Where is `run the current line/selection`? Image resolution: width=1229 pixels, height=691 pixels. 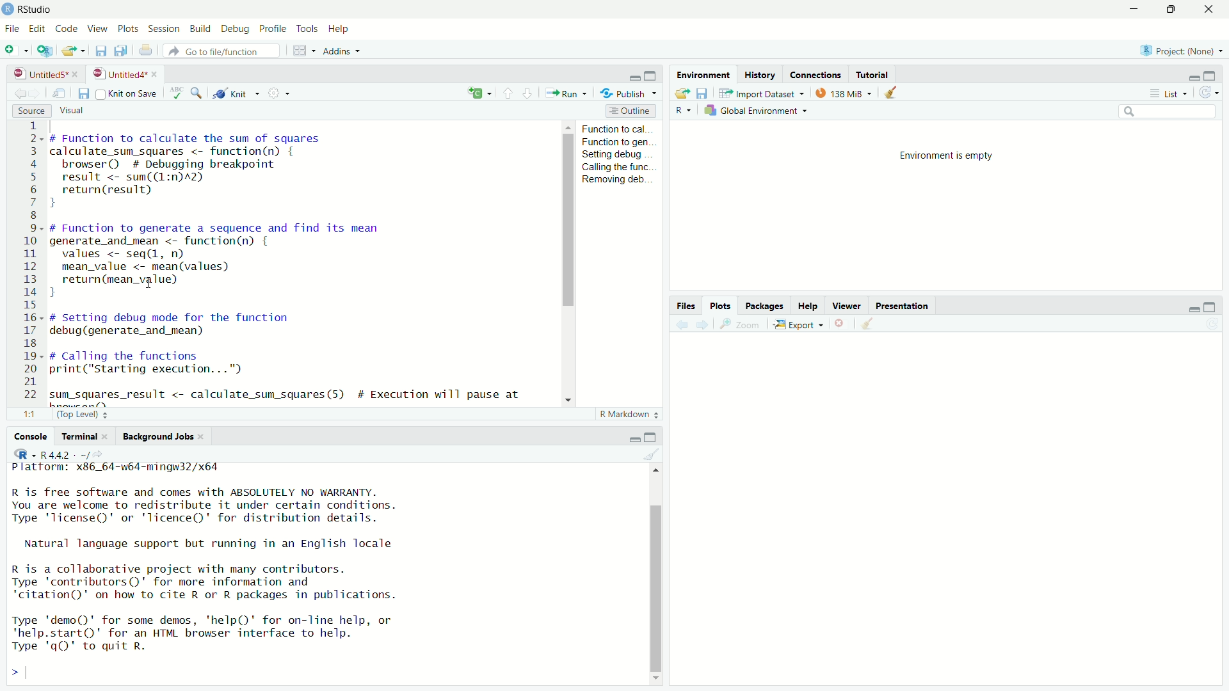 run the current line/selection is located at coordinates (568, 93).